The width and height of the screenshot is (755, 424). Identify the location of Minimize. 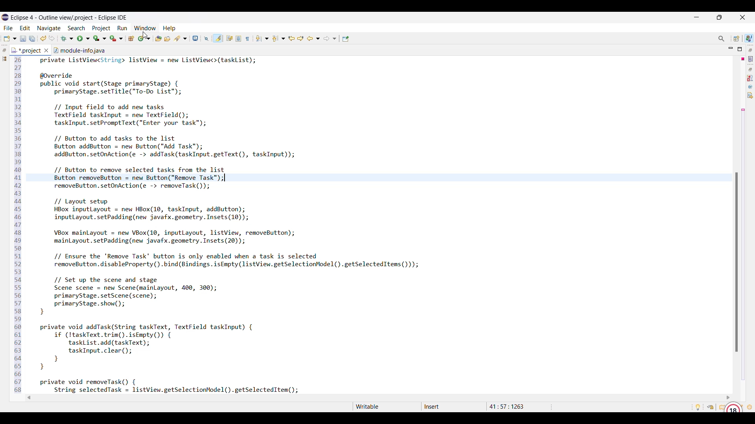
(697, 17).